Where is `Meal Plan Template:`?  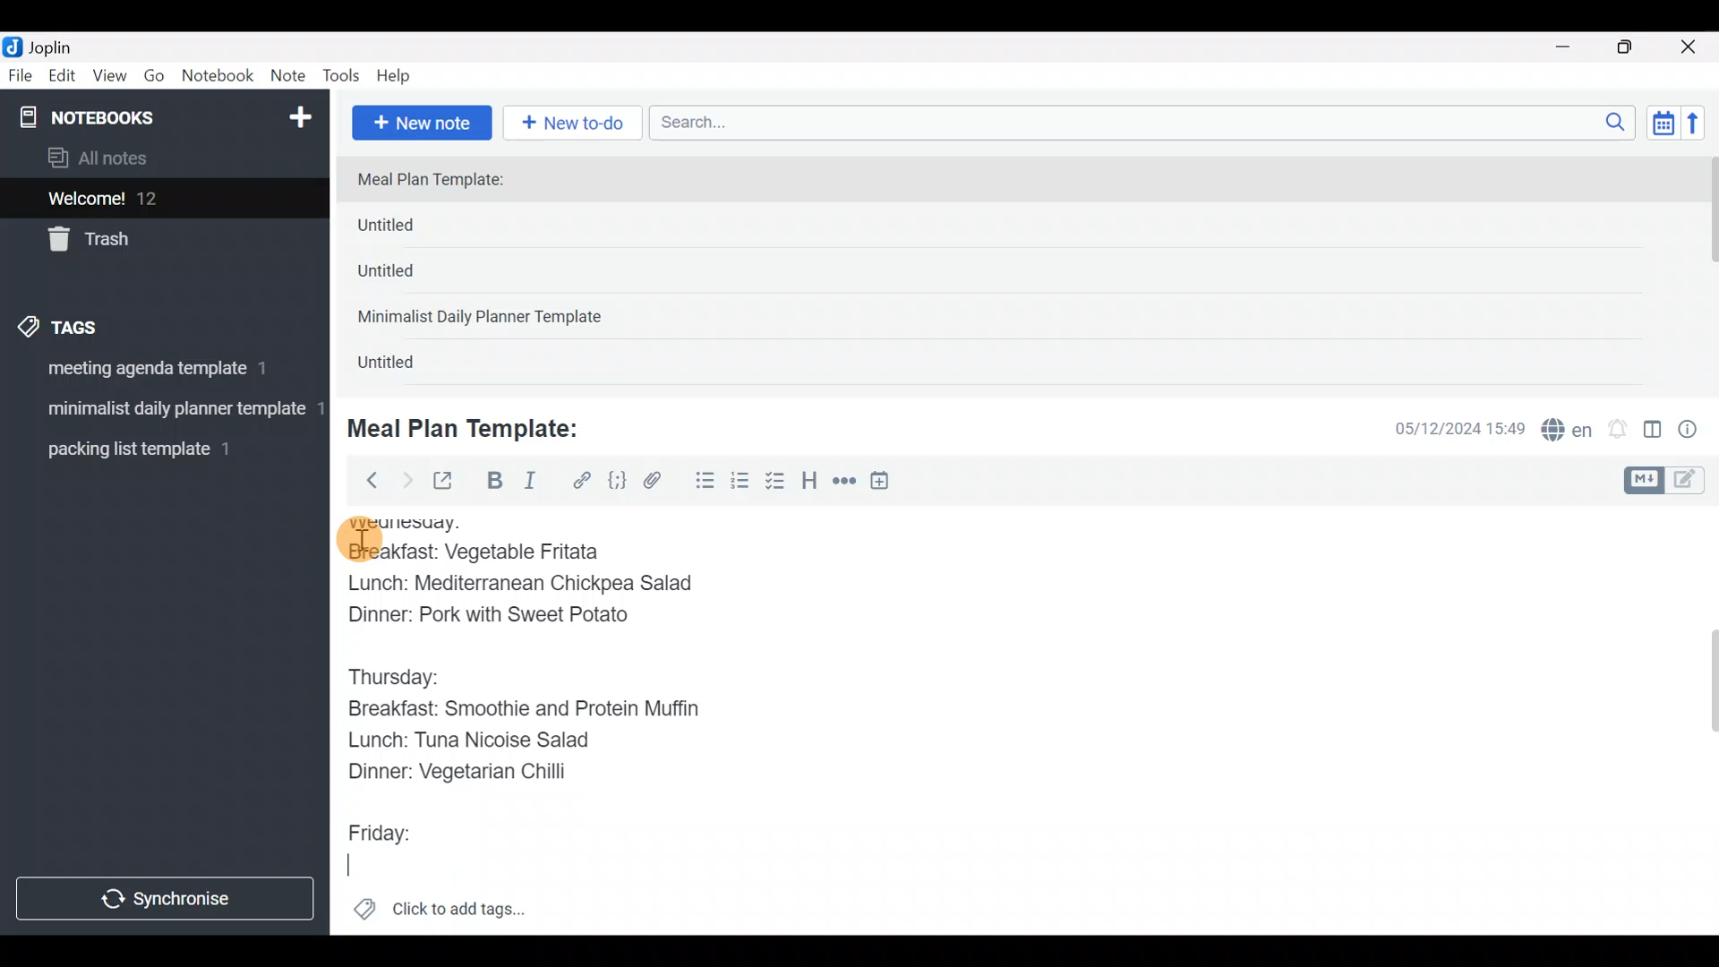 Meal Plan Template: is located at coordinates (475, 426).